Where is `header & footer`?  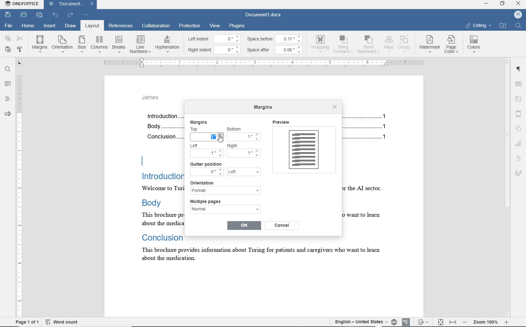
header & footer is located at coordinates (520, 114).